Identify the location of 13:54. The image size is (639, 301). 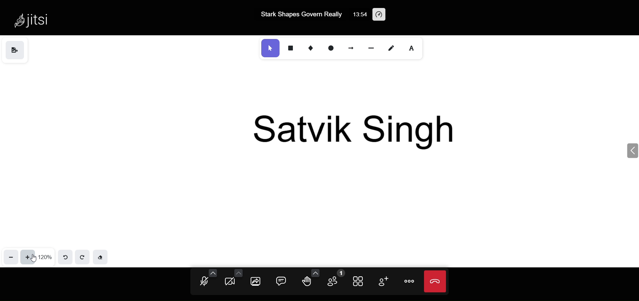
(358, 14).